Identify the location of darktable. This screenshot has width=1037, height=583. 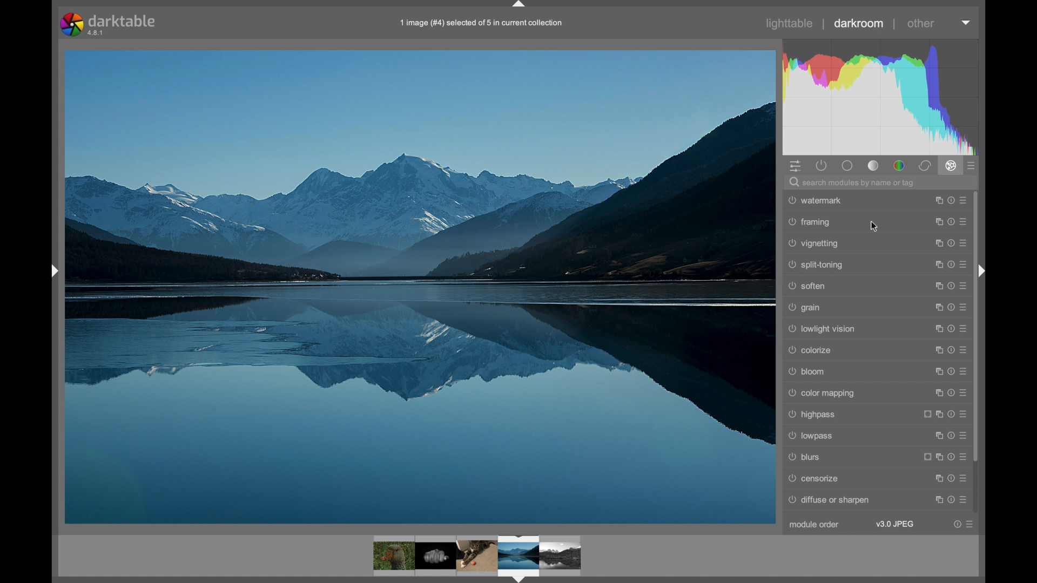
(111, 24).